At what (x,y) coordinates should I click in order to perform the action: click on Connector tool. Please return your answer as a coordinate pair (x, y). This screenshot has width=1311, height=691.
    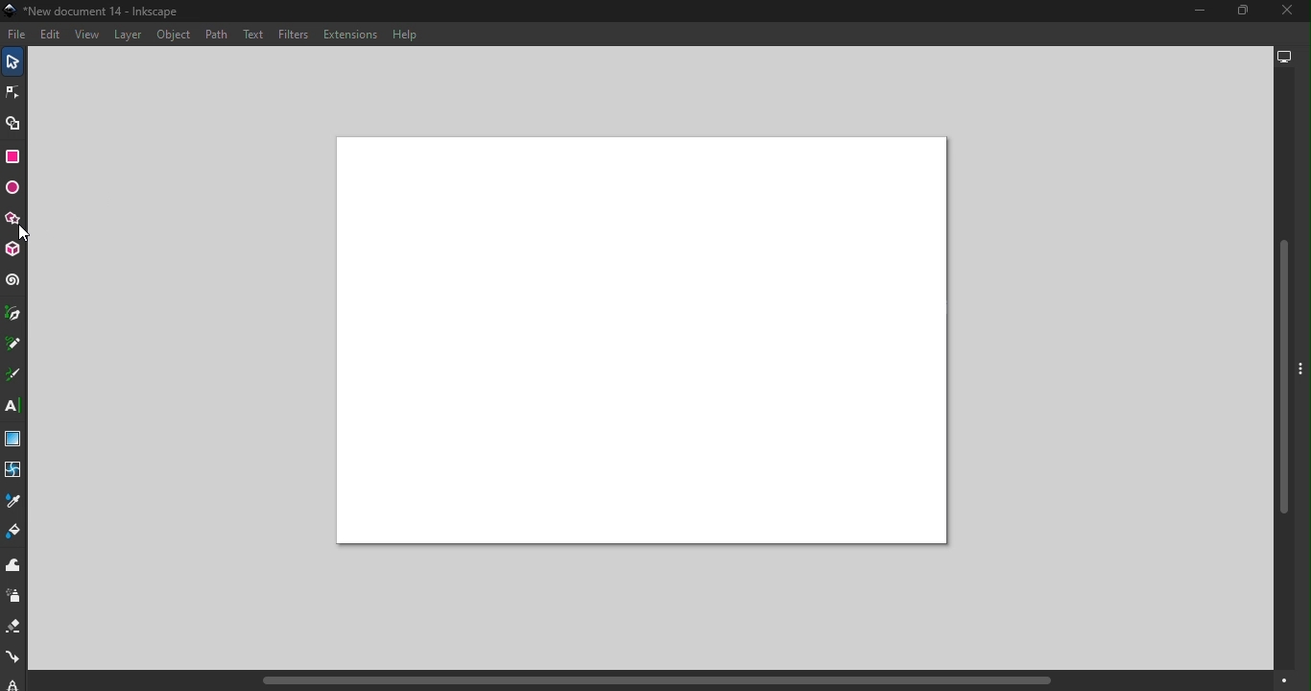
    Looking at the image, I should click on (13, 657).